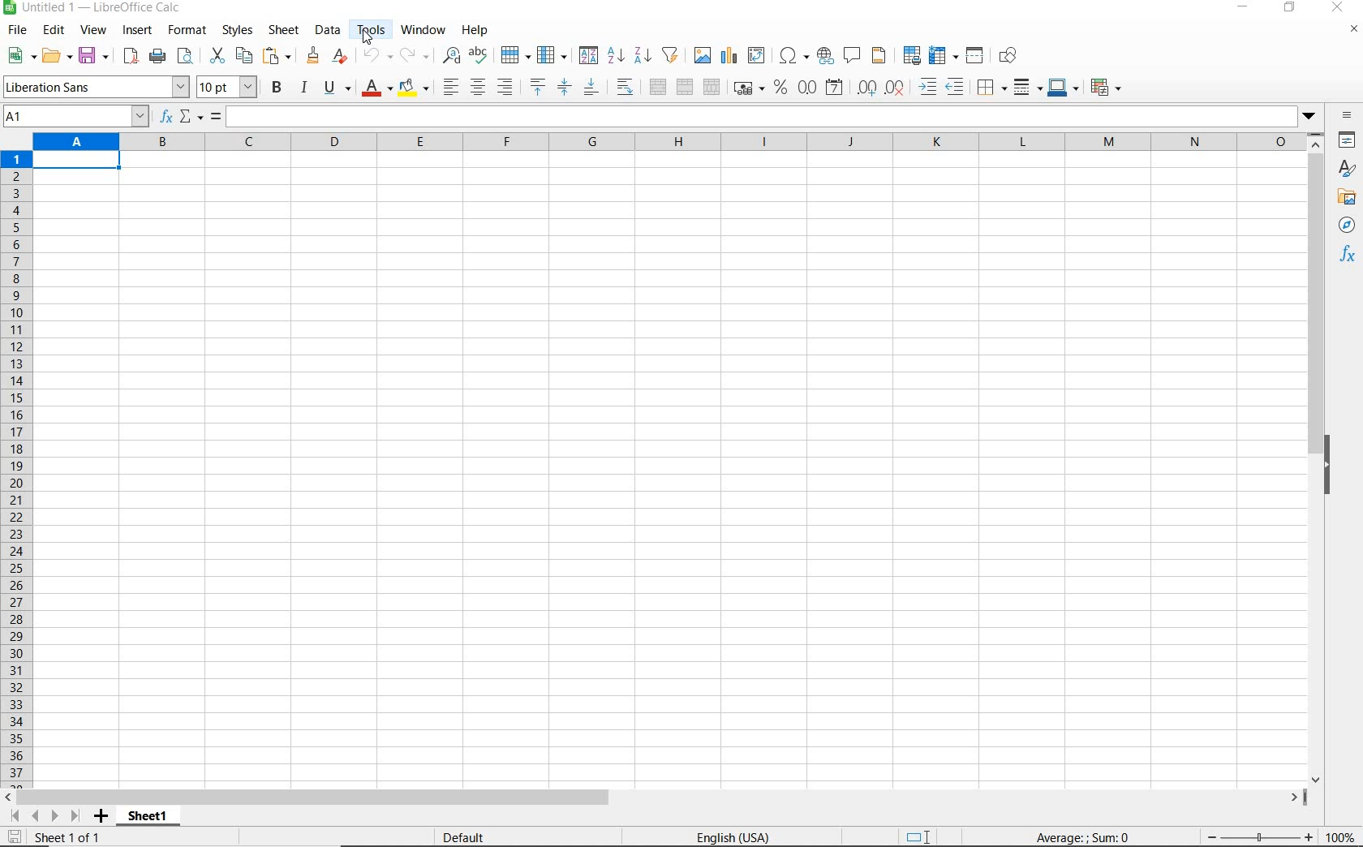 This screenshot has width=1363, height=847. I want to click on align center, so click(476, 87).